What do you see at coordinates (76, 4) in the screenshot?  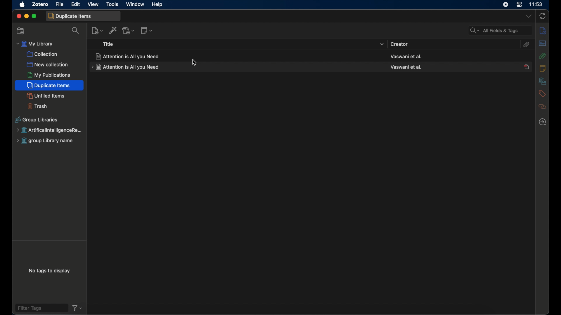 I see `edit` at bounding box center [76, 4].